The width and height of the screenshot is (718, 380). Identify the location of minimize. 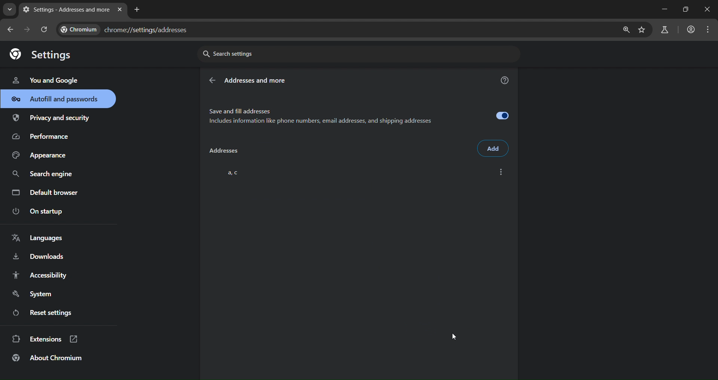
(663, 9).